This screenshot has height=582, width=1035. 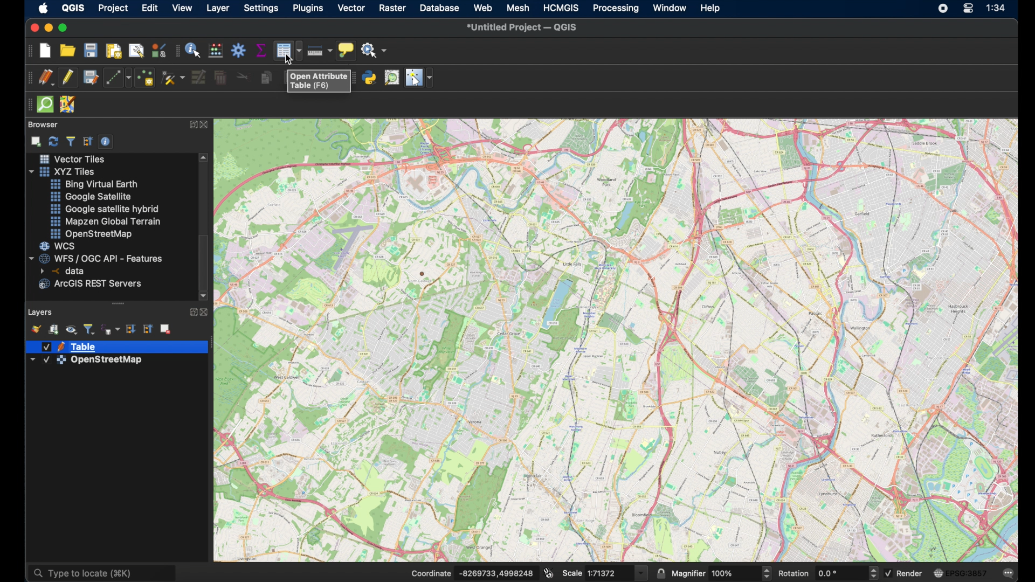 What do you see at coordinates (90, 233) in the screenshot?
I see `open street map` at bounding box center [90, 233].